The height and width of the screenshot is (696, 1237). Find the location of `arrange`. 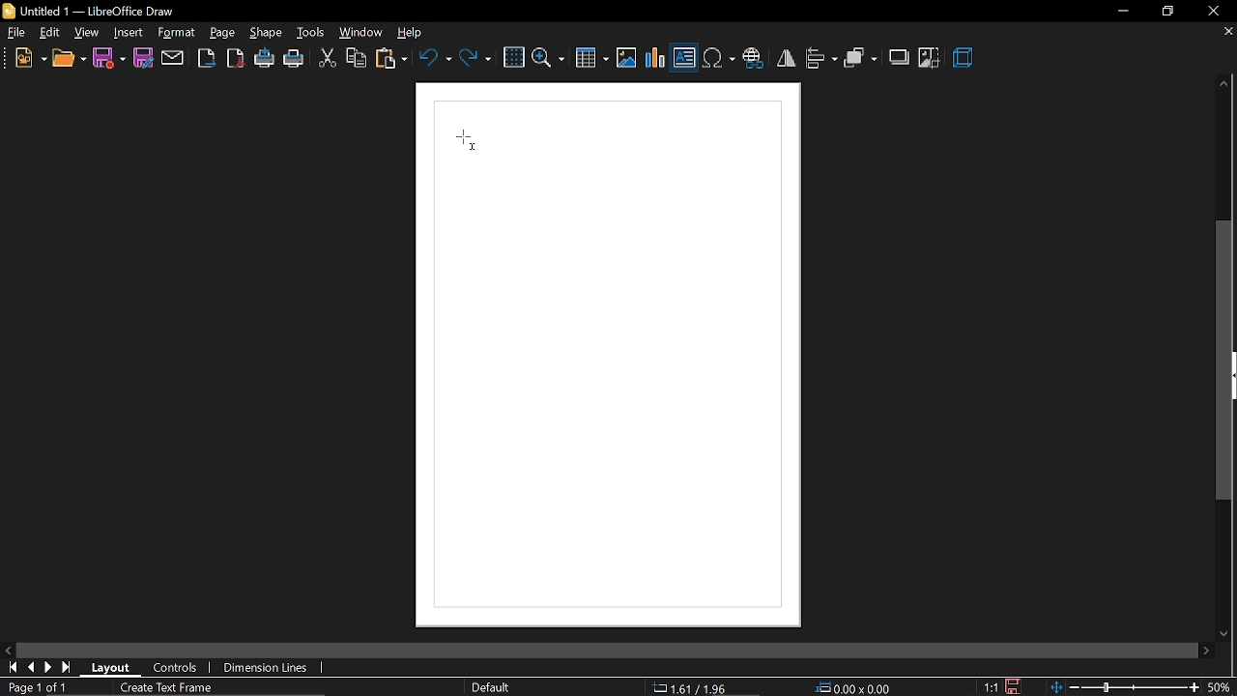

arrange is located at coordinates (861, 60).